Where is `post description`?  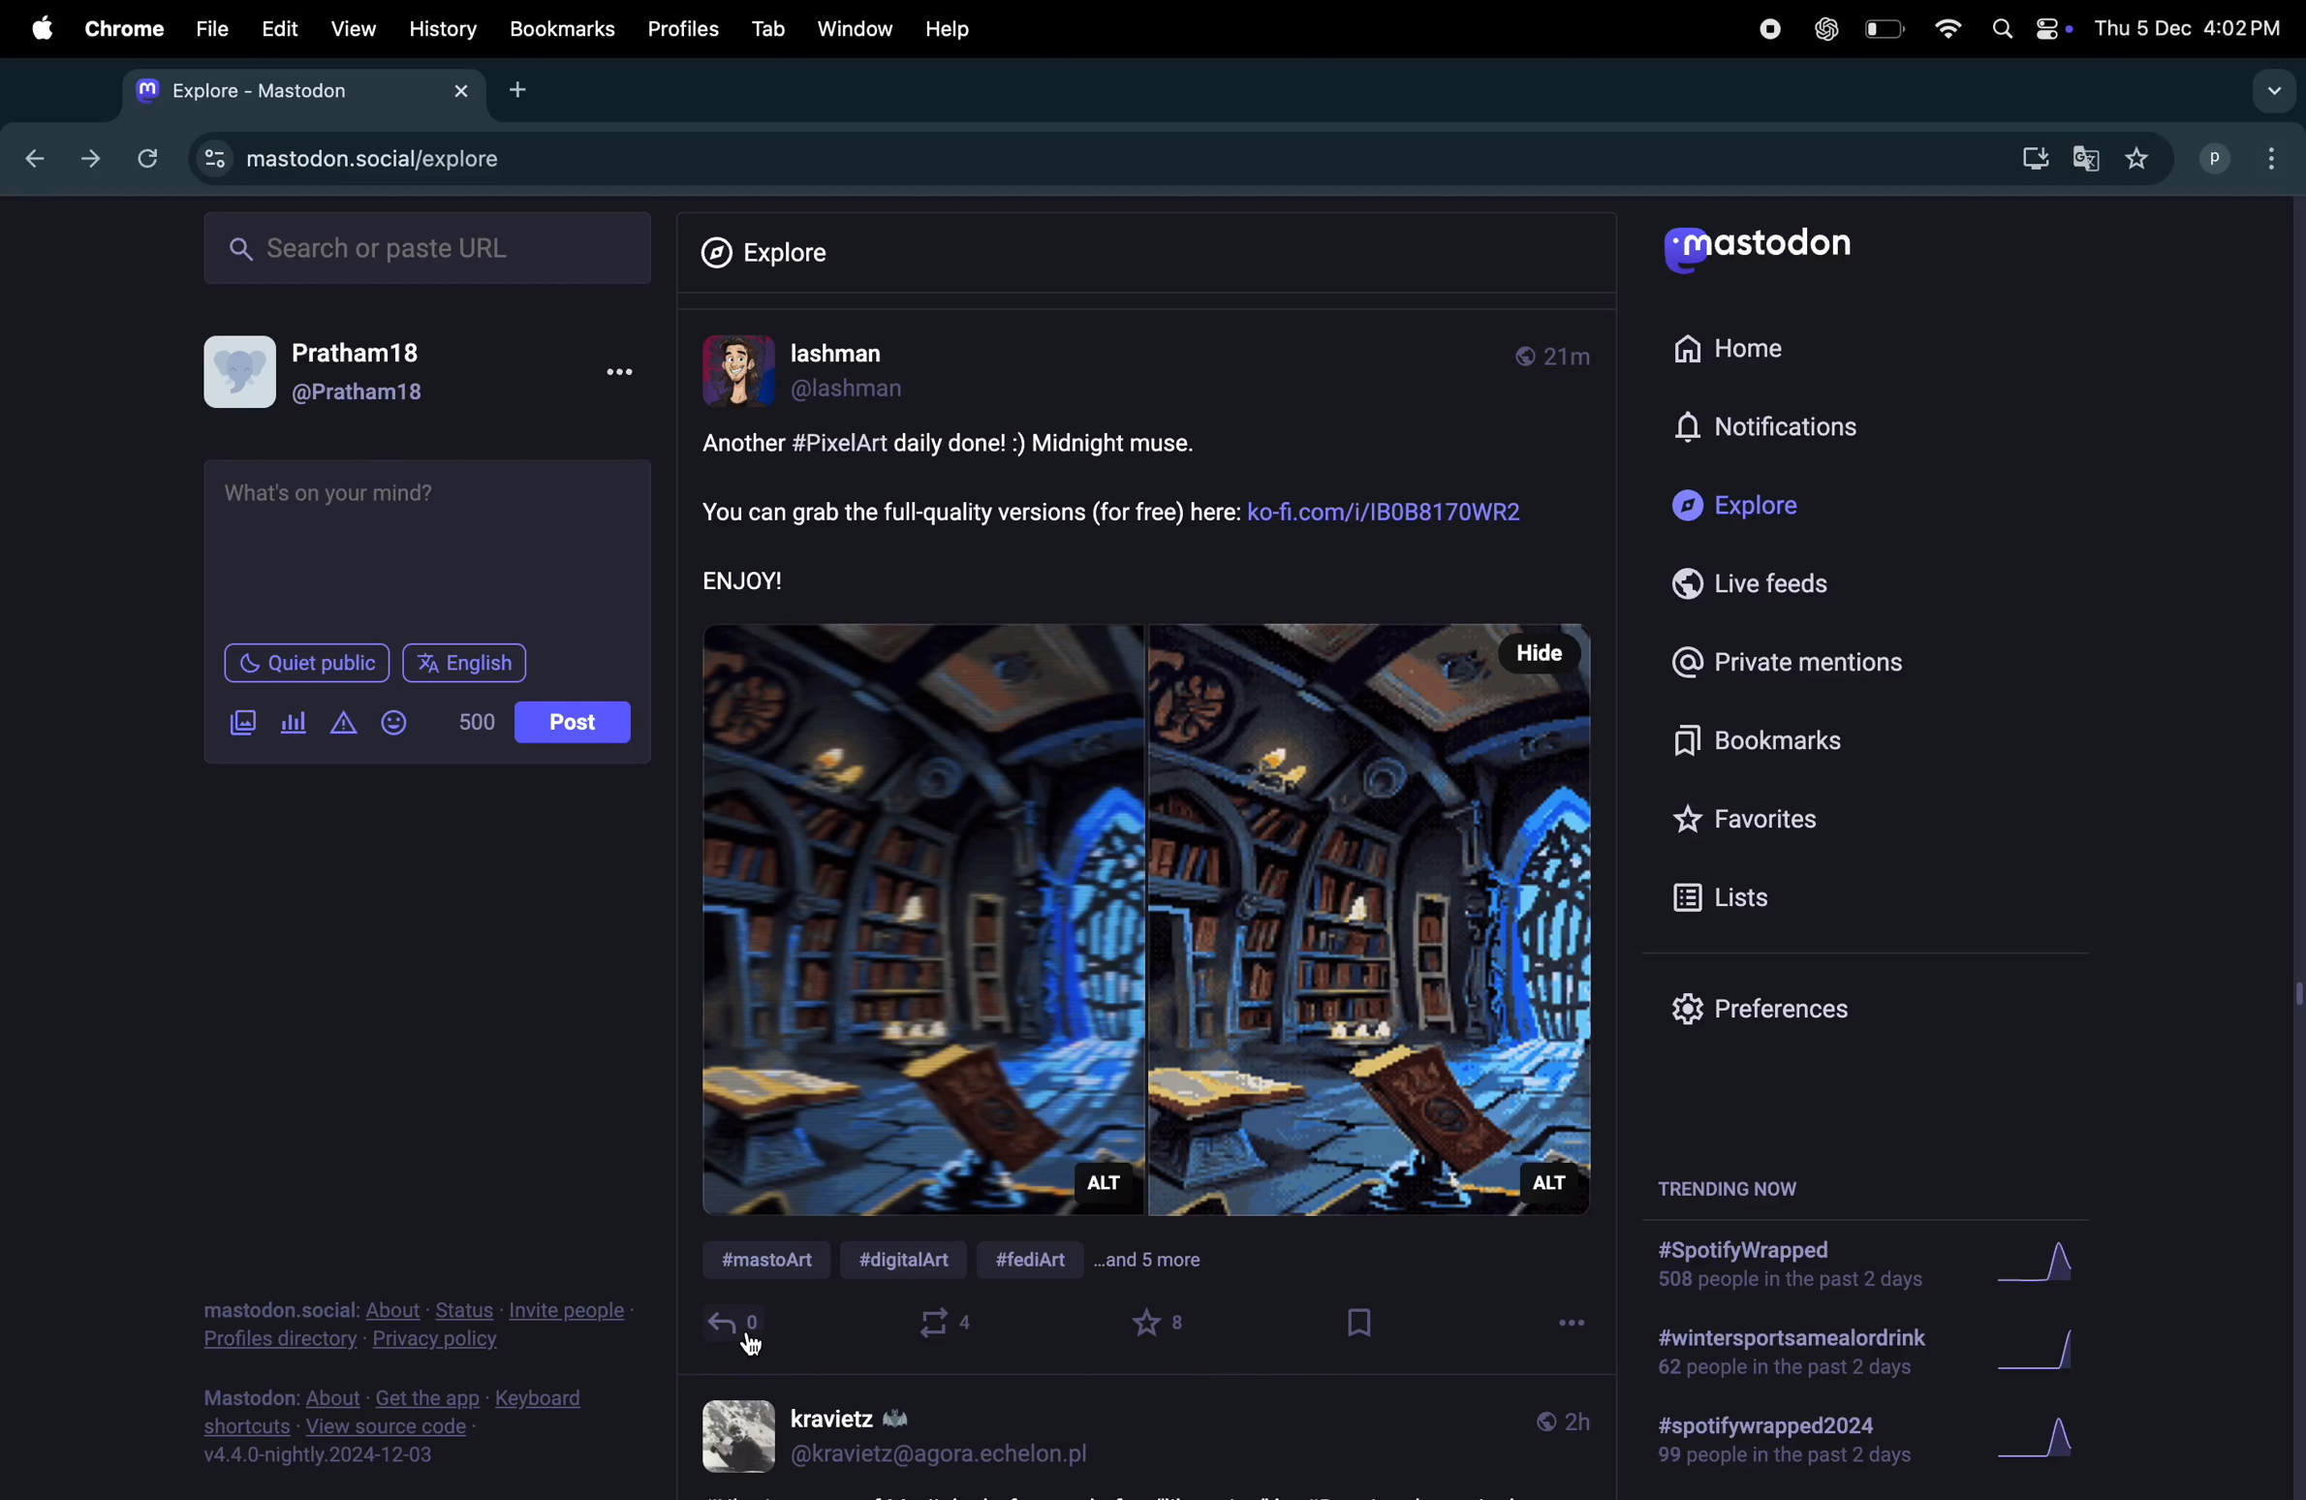
post description is located at coordinates (1125, 511).